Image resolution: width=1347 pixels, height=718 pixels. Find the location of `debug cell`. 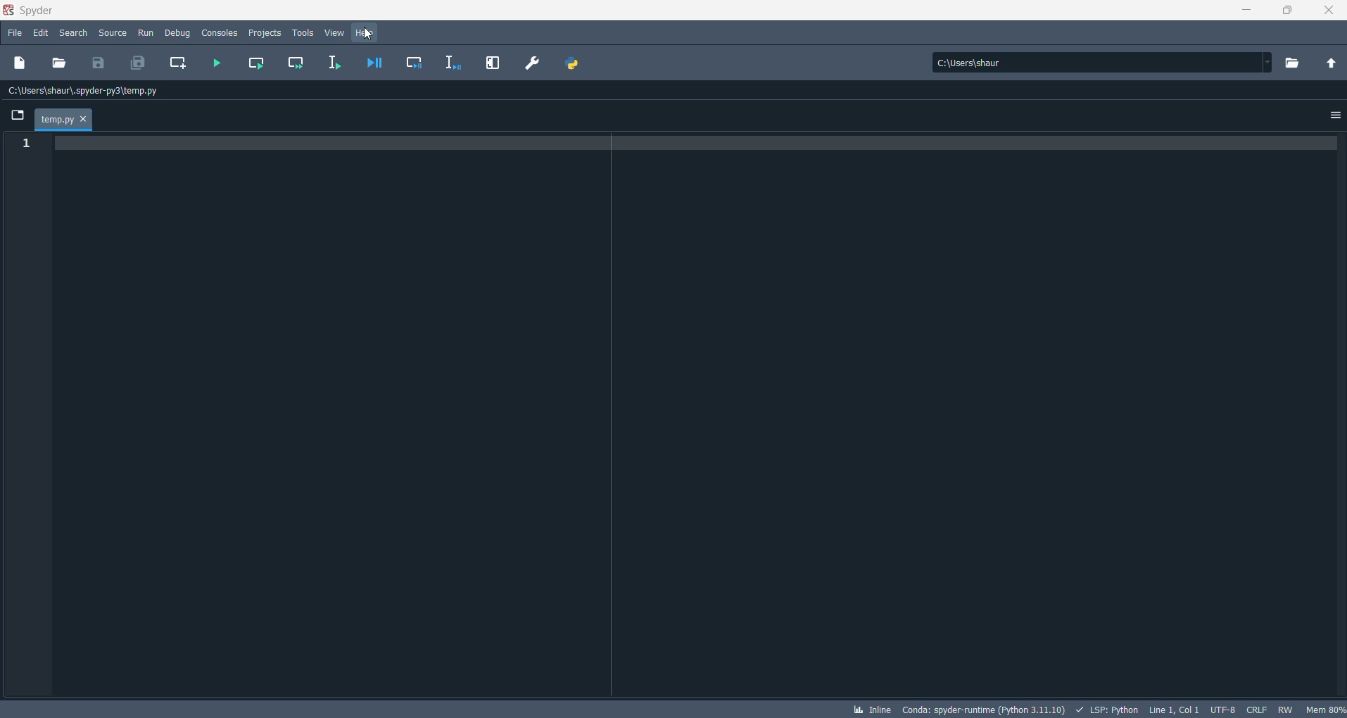

debug cell is located at coordinates (412, 63).